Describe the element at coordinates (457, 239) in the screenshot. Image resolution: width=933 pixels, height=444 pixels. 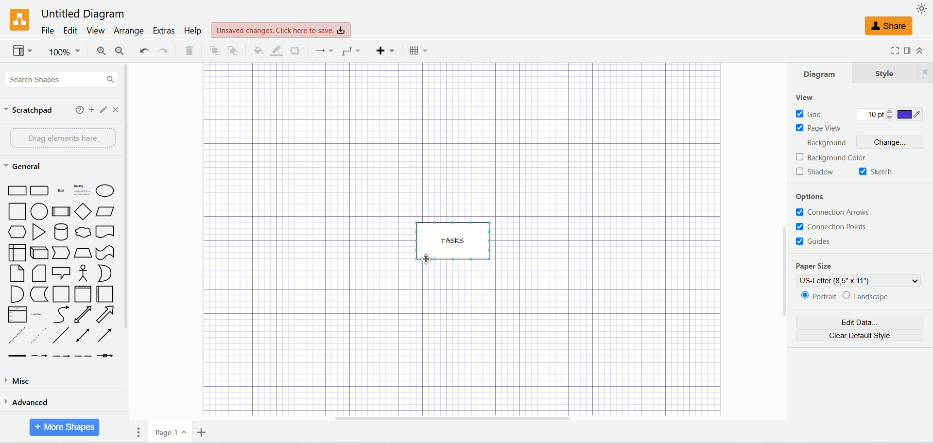
I see `Tasks` at that location.